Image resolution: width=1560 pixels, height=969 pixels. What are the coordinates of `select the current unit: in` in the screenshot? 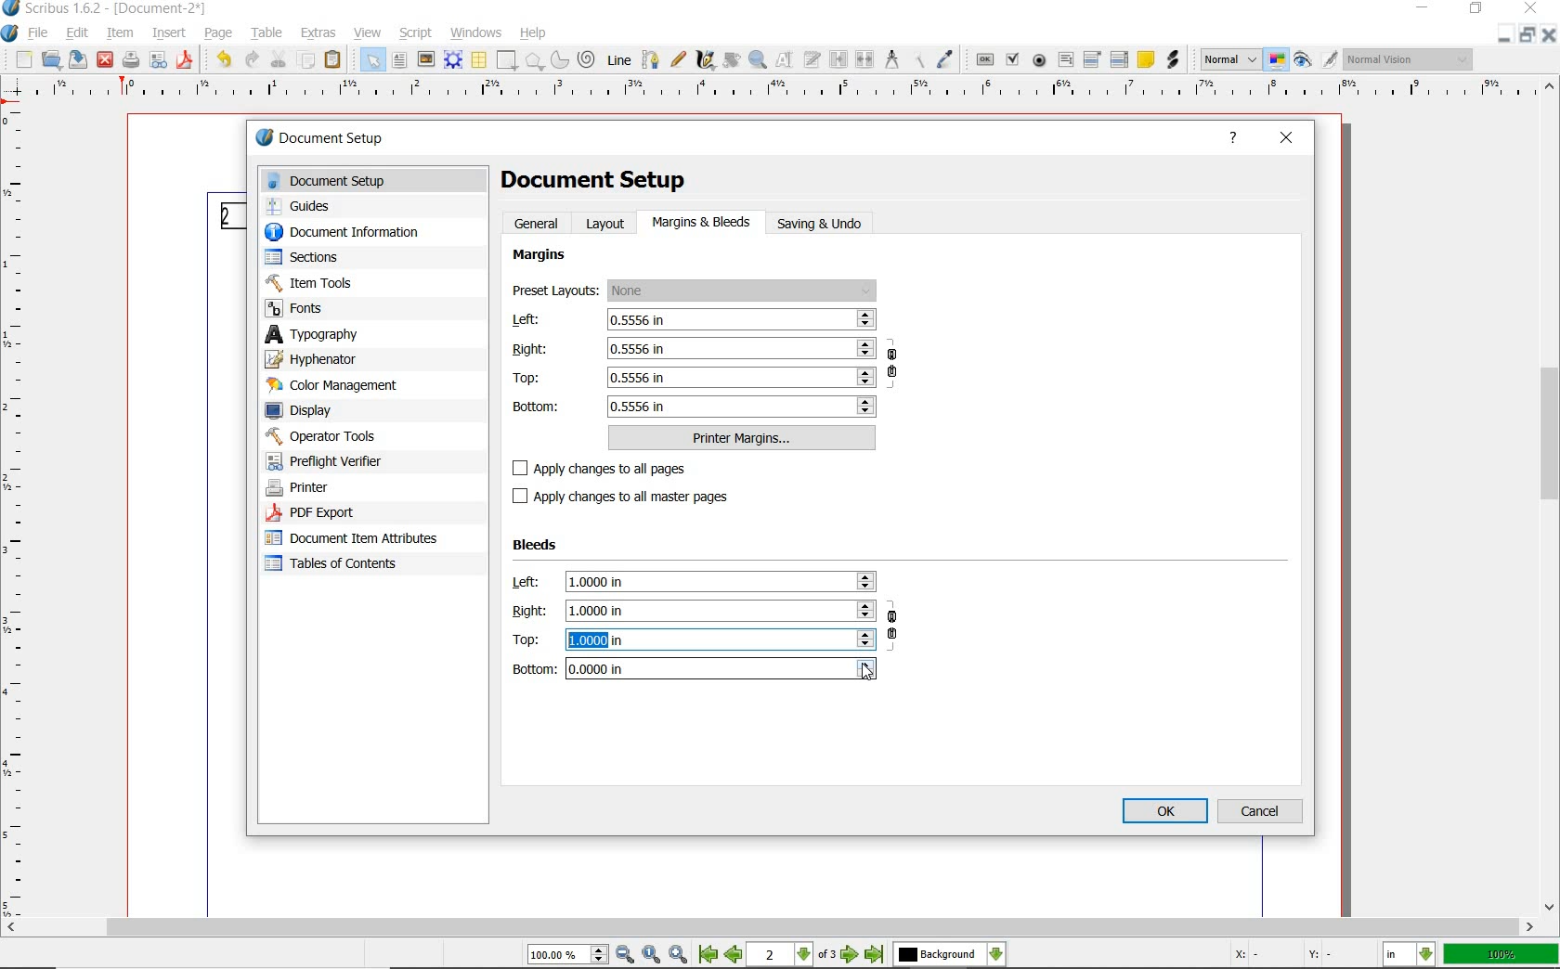 It's located at (1410, 956).